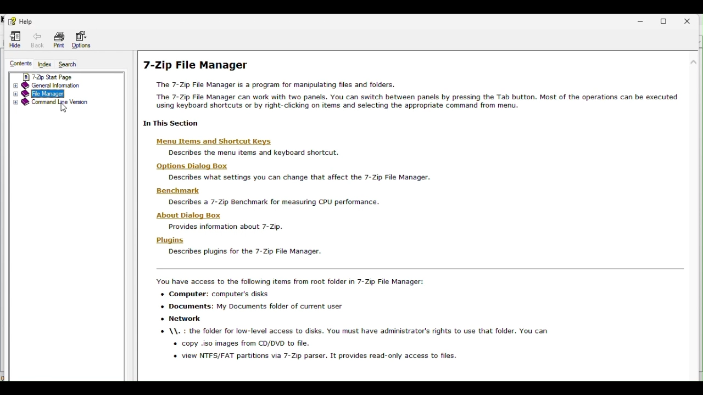 This screenshot has width=703, height=395. I want to click on Contents, so click(19, 64).